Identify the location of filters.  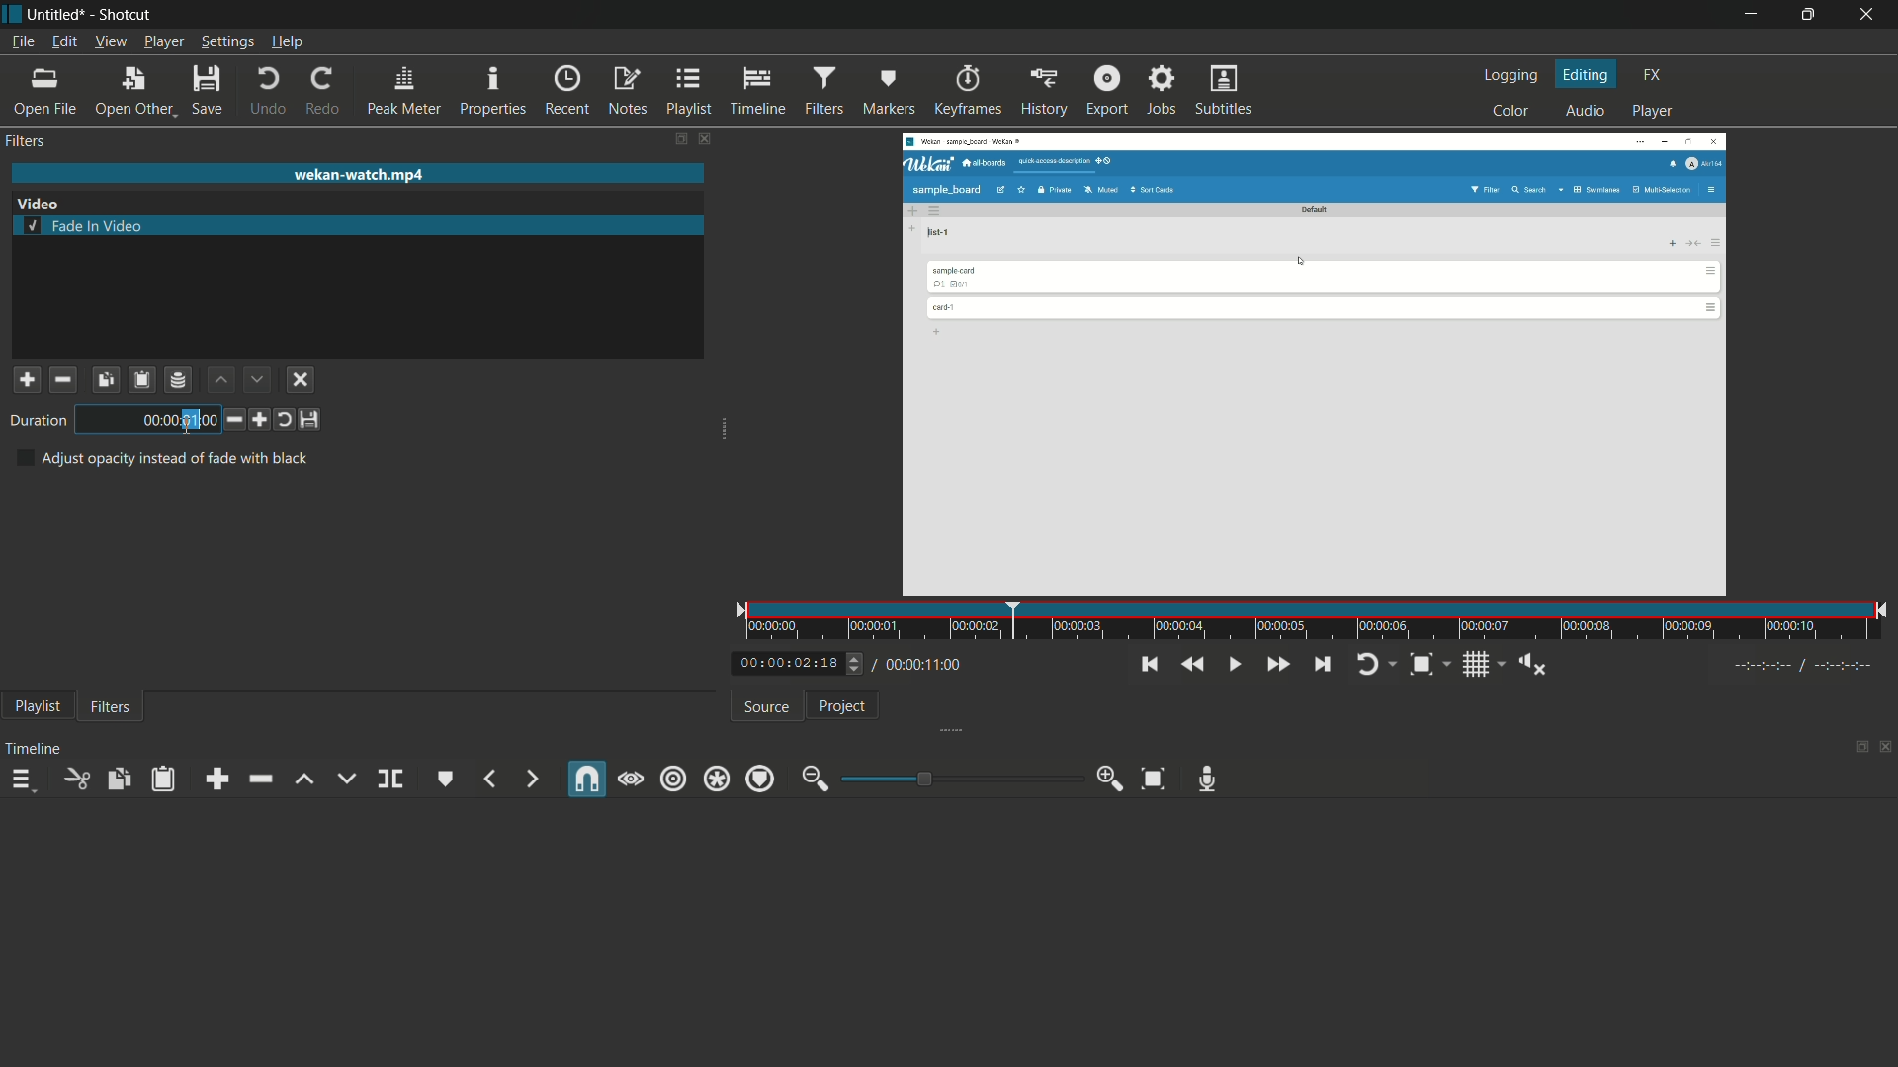
(26, 141).